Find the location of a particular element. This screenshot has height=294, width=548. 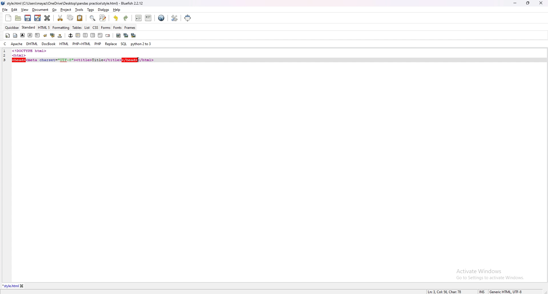

file name is located at coordinates (73, 4).